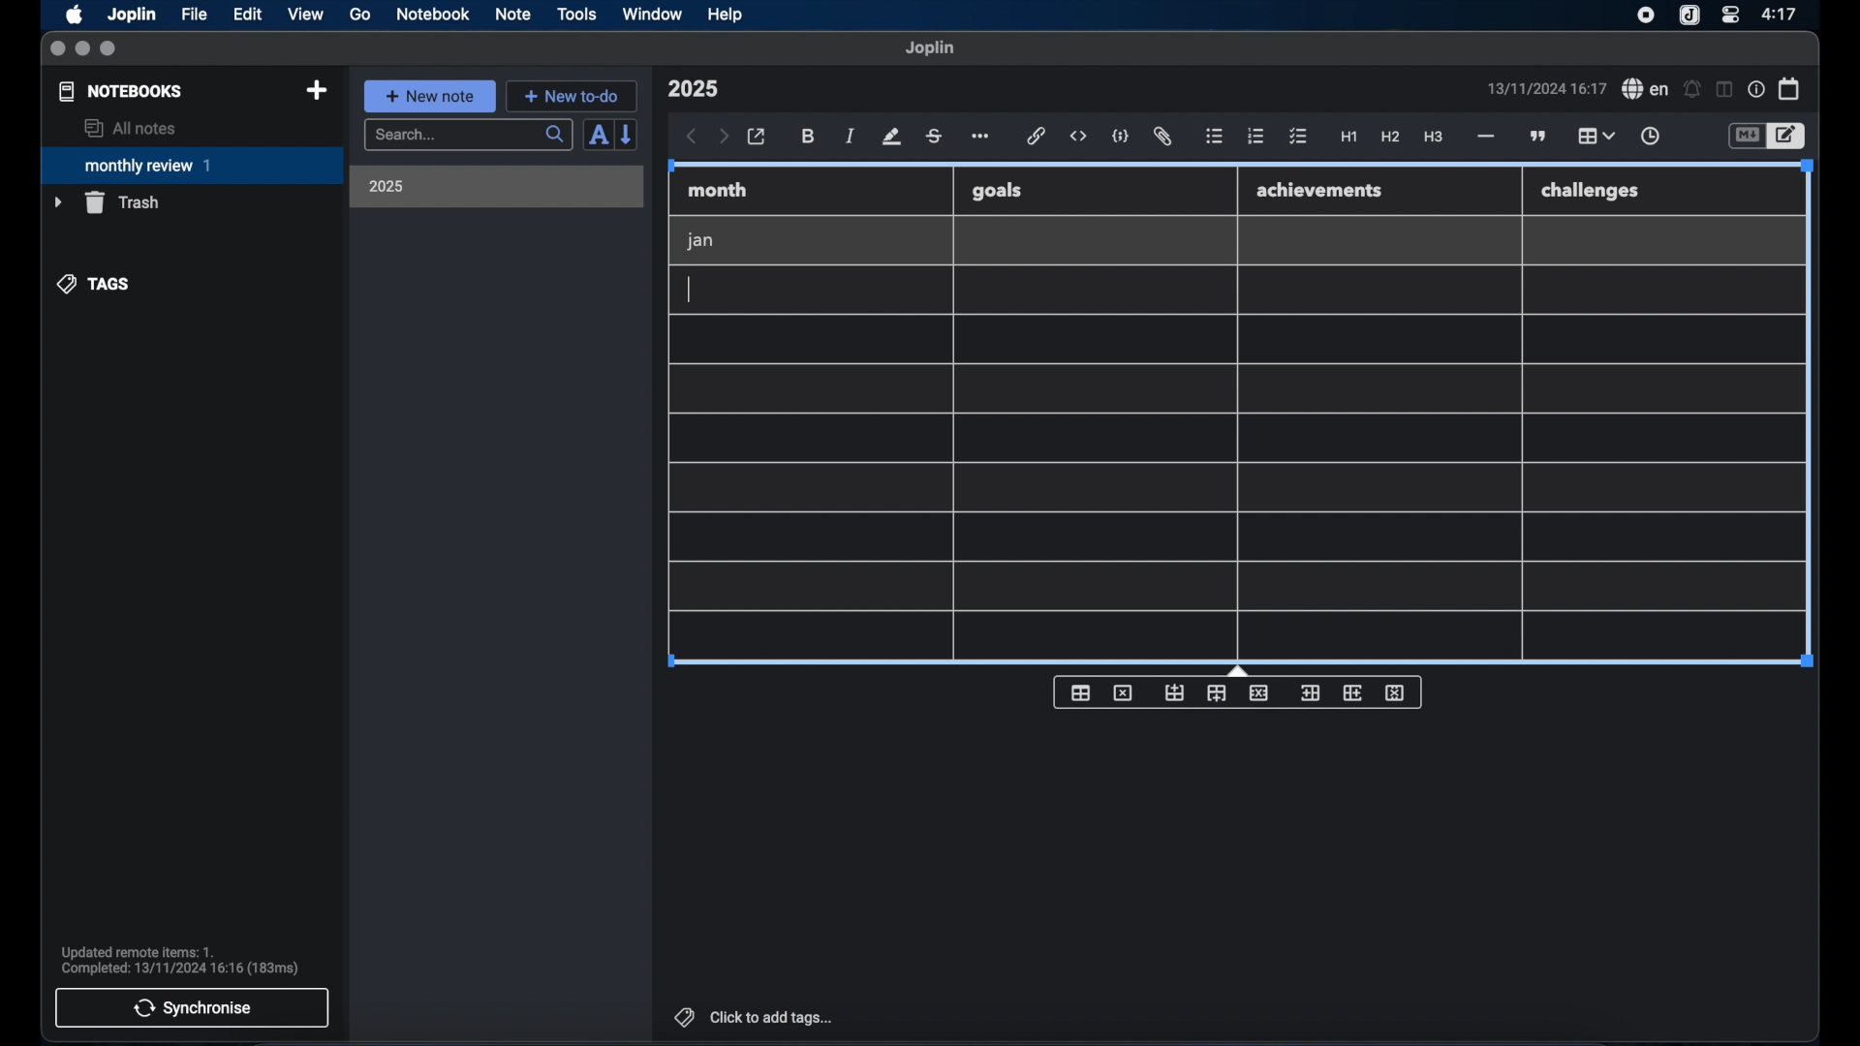 The image size is (1860, 1046). What do you see at coordinates (1320, 191) in the screenshot?
I see `achievements` at bounding box center [1320, 191].